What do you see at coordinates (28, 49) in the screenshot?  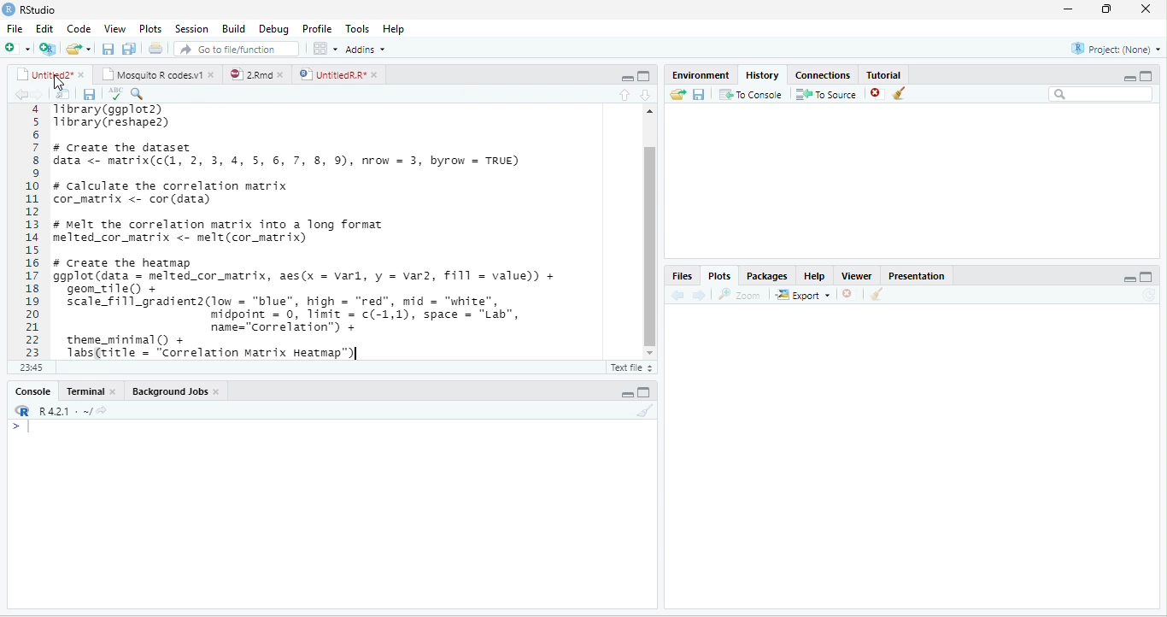 I see `add file` at bounding box center [28, 49].